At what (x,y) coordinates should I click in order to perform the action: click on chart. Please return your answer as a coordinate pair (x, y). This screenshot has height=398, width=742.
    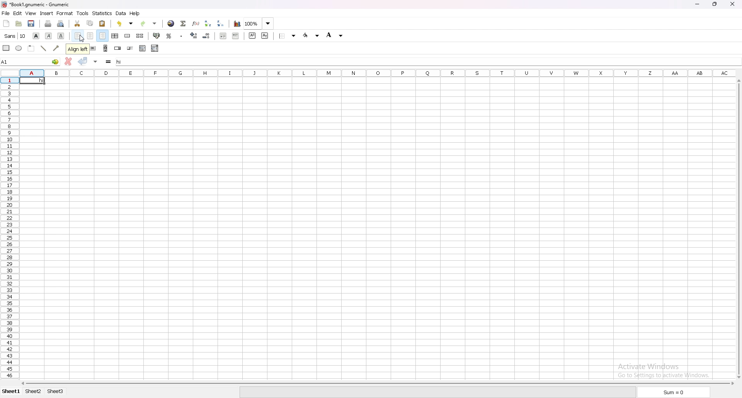
    Looking at the image, I should click on (237, 24).